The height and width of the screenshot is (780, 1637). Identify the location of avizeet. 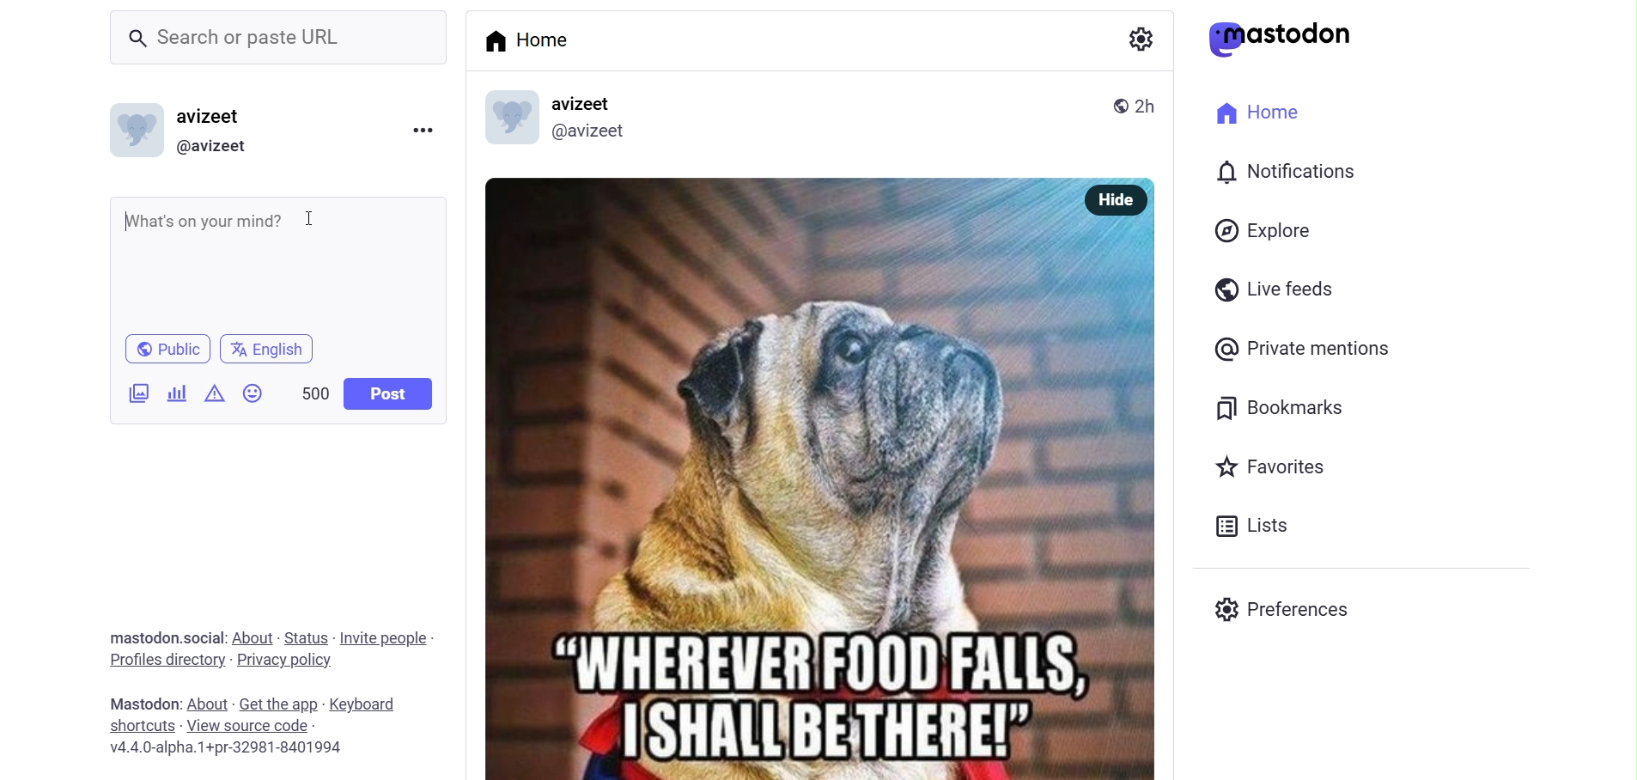
(591, 102).